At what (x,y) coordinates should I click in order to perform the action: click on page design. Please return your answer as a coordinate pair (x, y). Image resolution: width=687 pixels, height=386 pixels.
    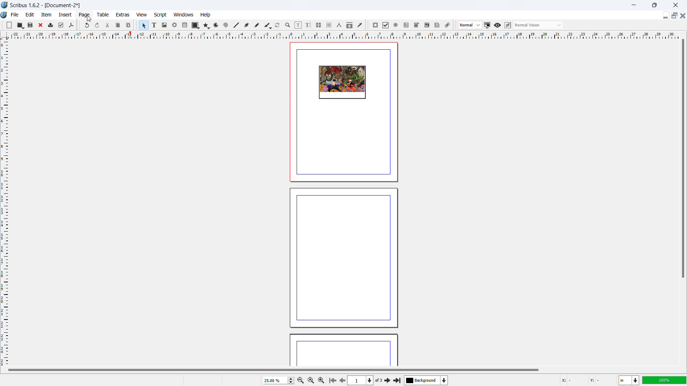
    Looking at the image, I should click on (342, 83).